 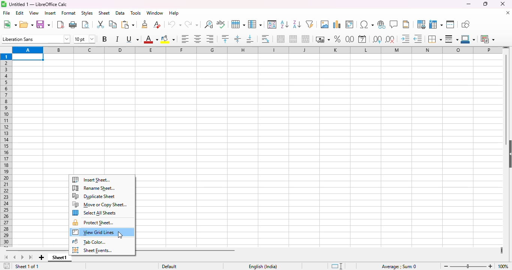 What do you see at coordinates (34, 13) in the screenshot?
I see `view` at bounding box center [34, 13].